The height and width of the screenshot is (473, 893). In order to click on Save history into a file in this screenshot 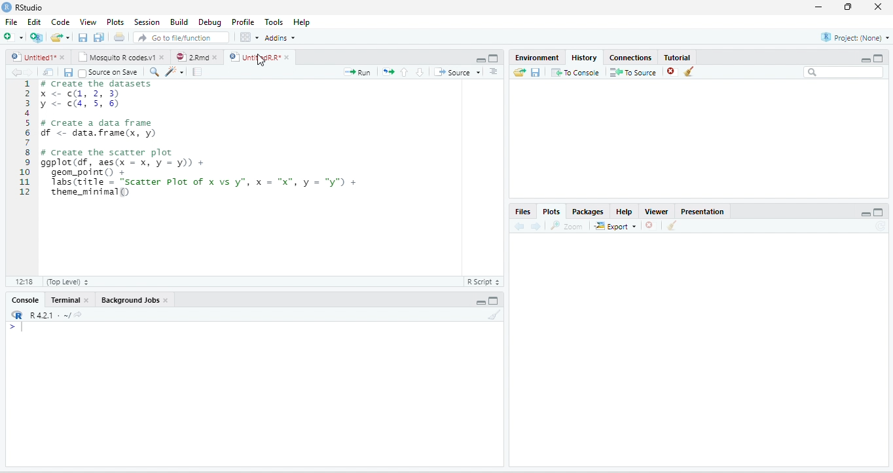, I will do `click(536, 73)`.